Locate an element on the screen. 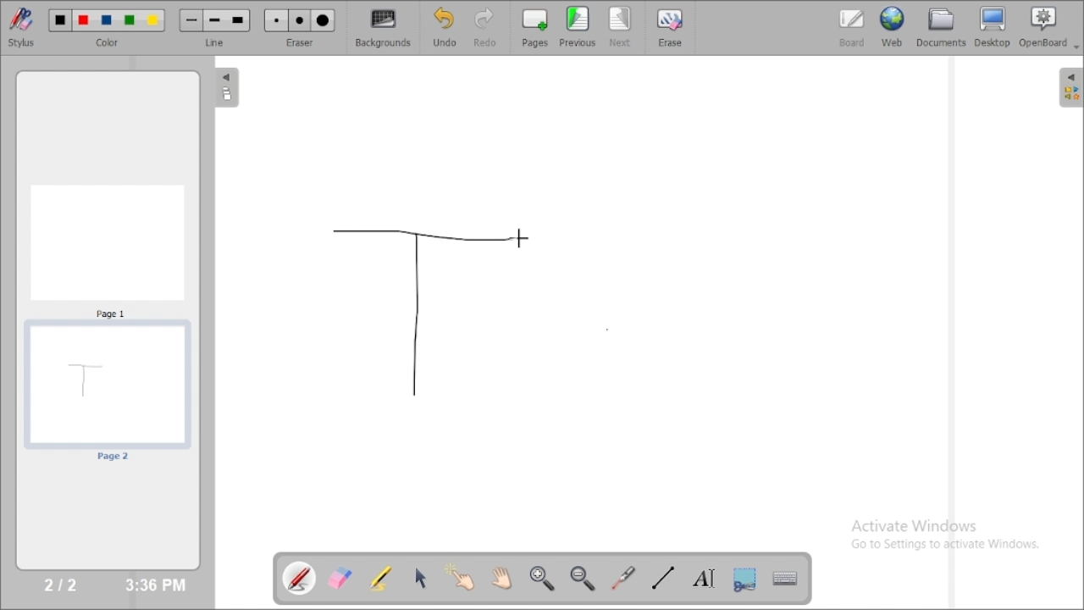 This screenshot has height=610, width=1084. stylus is located at coordinates (21, 26).